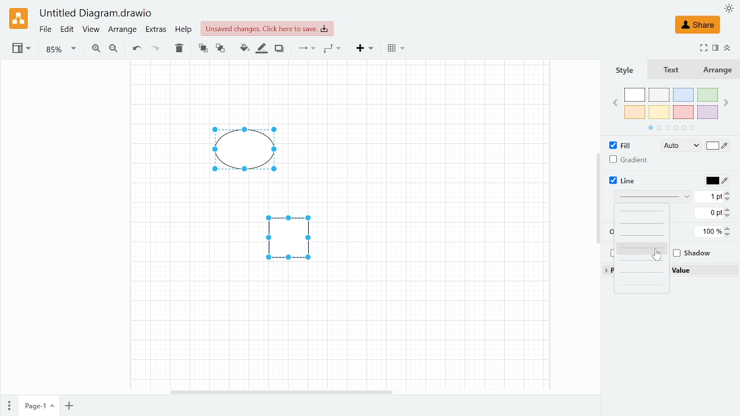 This screenshot has height=416, width=740. I want to click on , so click(624, 145).